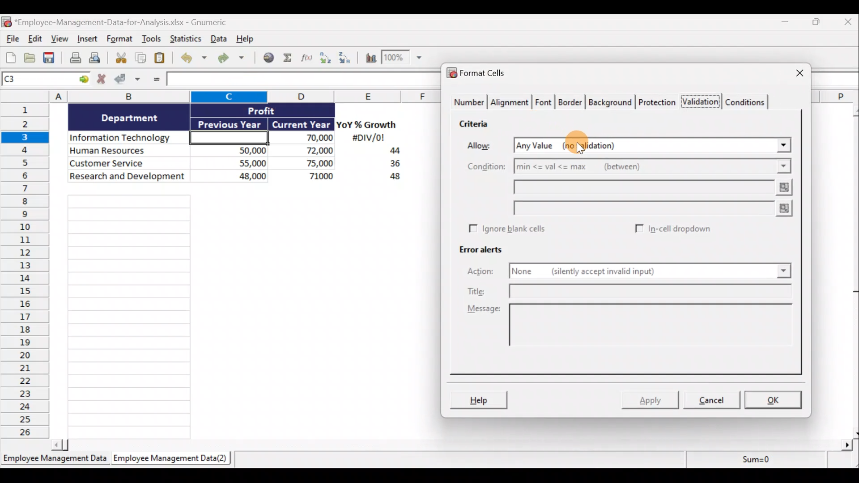  I want to click on *Employee-Management-Data-for-Analysis.xlsx - Gnumeric, so click(131, 21).